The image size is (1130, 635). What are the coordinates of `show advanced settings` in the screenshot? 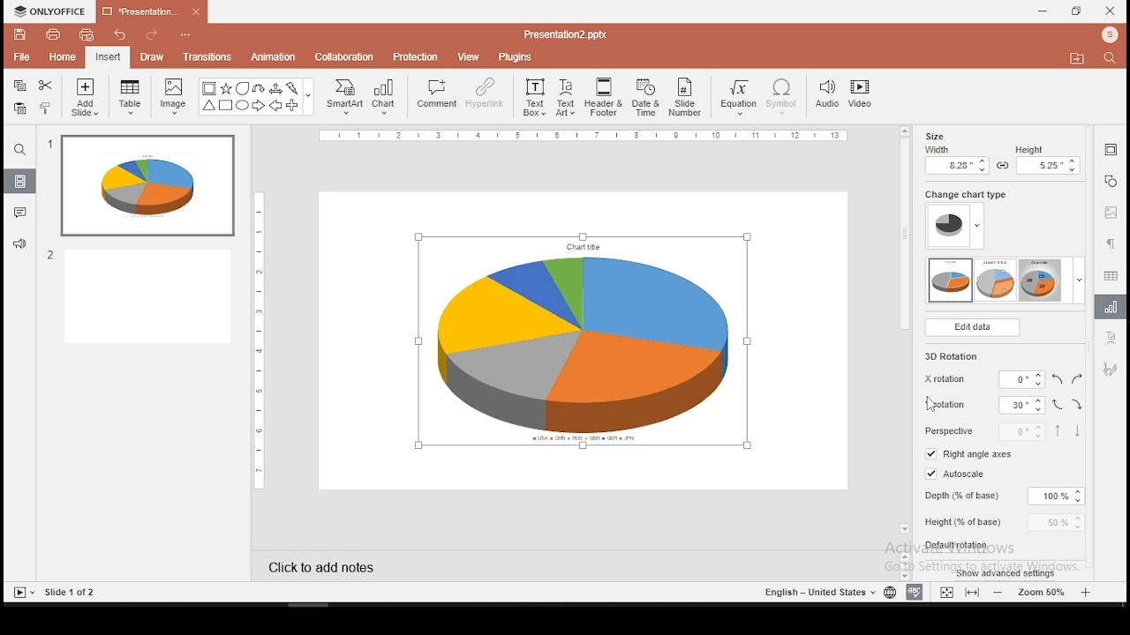 It's located at (1006, 571).